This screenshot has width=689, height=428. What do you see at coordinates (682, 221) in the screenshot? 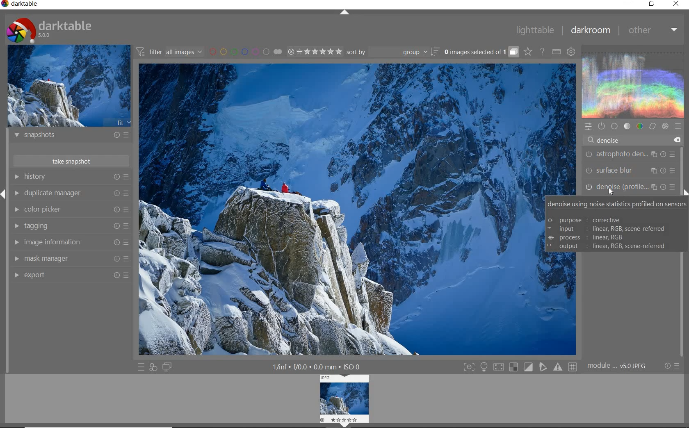
I see `scrollbar` at bounding box center [682, 221].